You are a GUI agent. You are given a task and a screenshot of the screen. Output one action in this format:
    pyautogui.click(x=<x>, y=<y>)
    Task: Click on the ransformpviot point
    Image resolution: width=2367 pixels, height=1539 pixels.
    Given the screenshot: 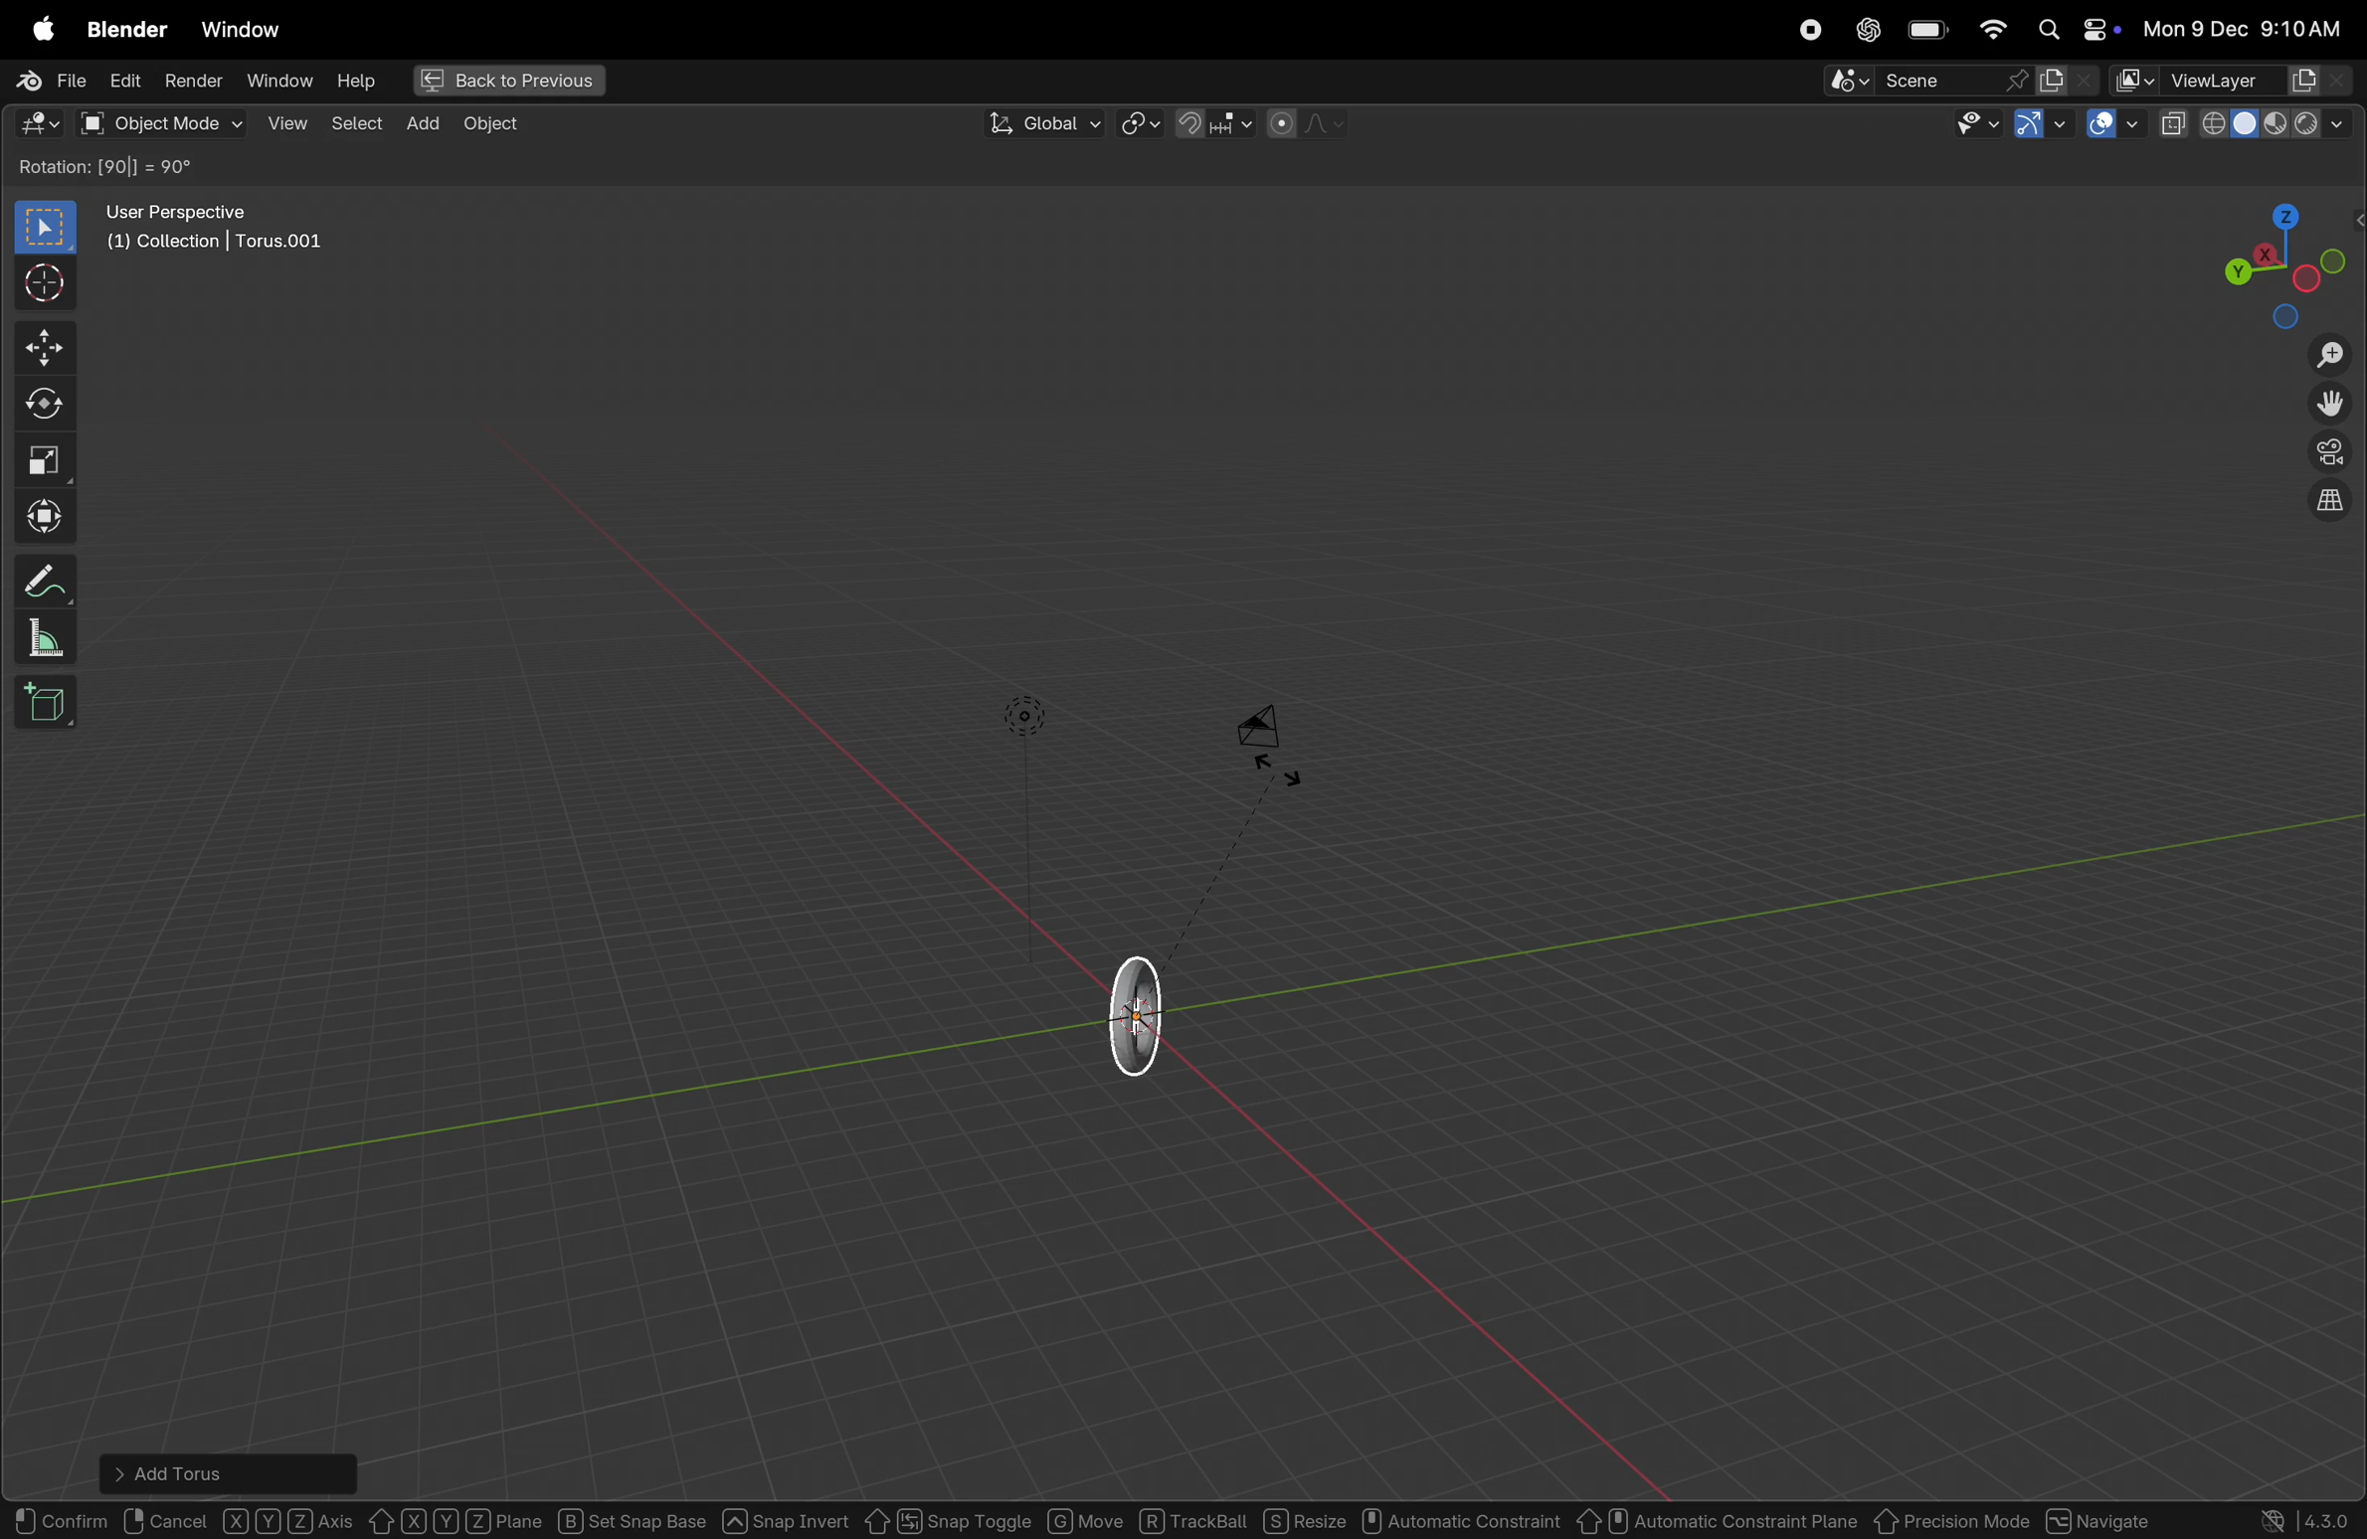 What is the action you would take?
    pyautogui.click(x=1141, y=122)
    